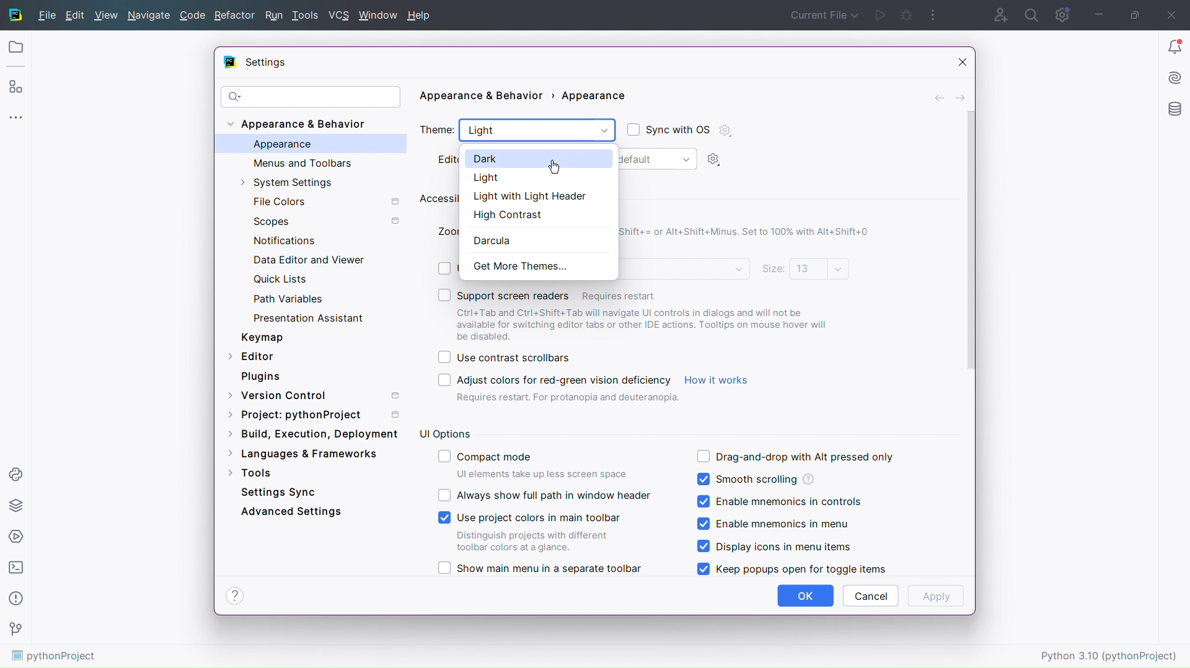 Image resolution: width=1190 pixels, height=668 pixels. I want to click on pythonProject, so click(55, 657).